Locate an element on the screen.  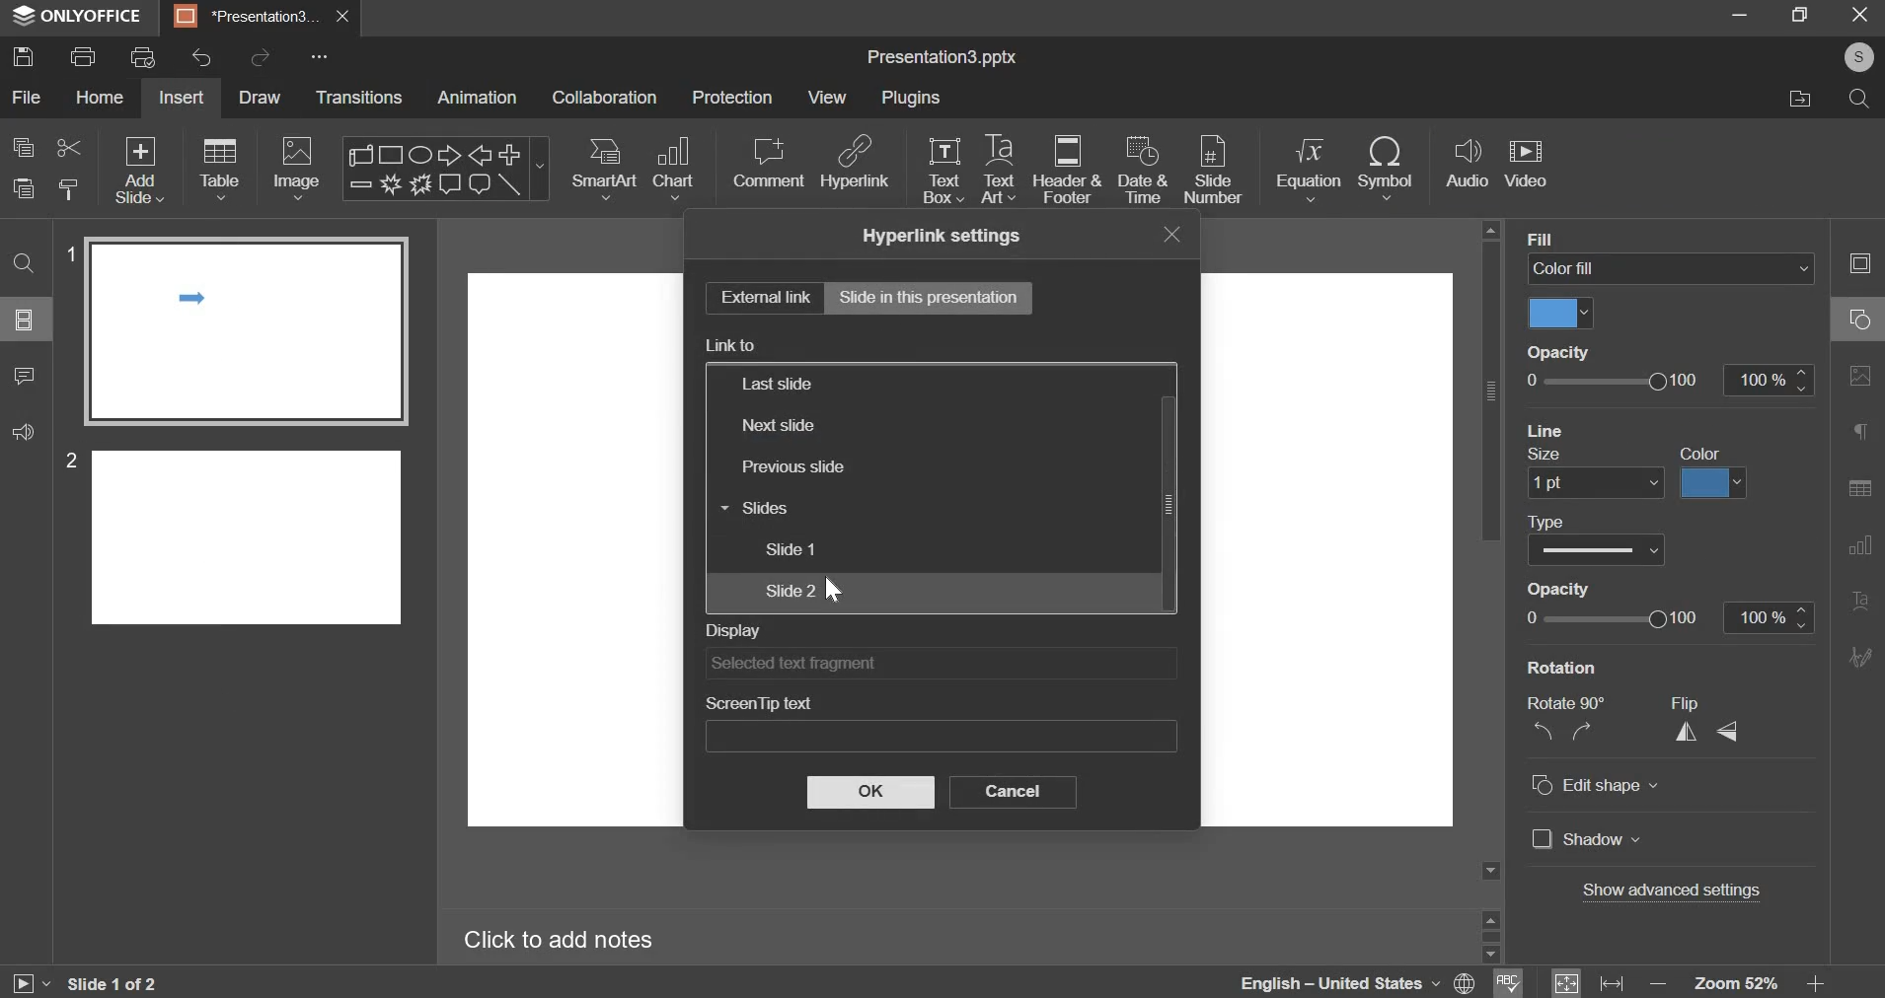
audio is located at coordinates (1469, 164).